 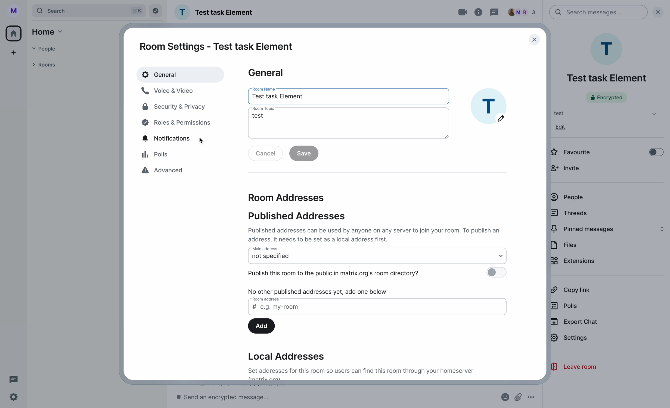 I want to click on people, so click(x=567, y=197).